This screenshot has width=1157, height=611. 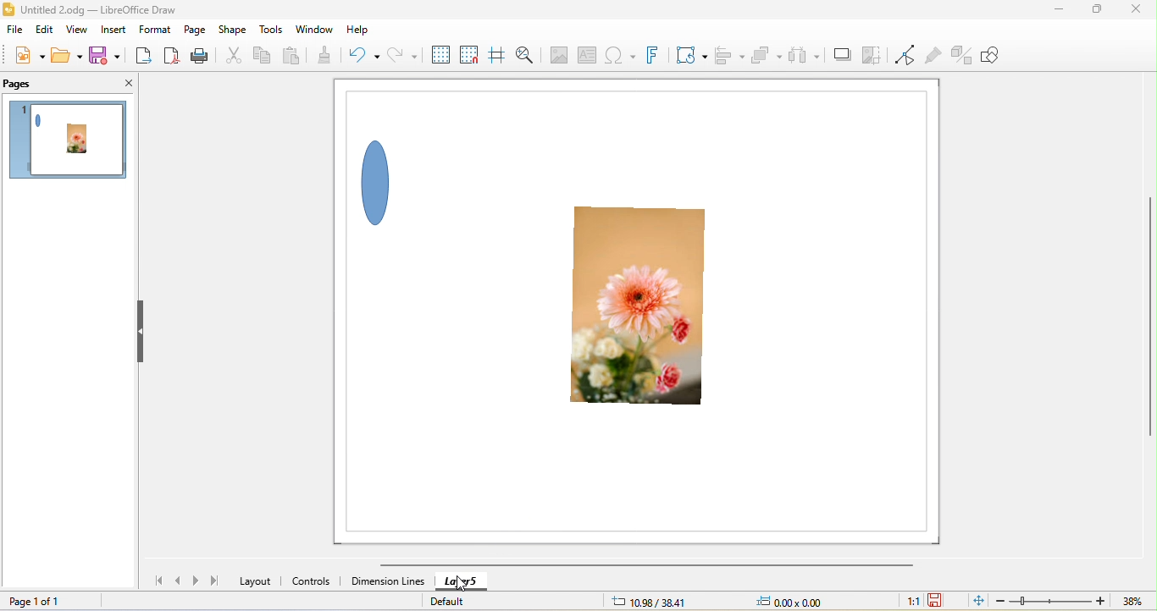 What do you see at coordinates (146, 54) in the screenshot?
I see `export` at bounding box center [146, 54].